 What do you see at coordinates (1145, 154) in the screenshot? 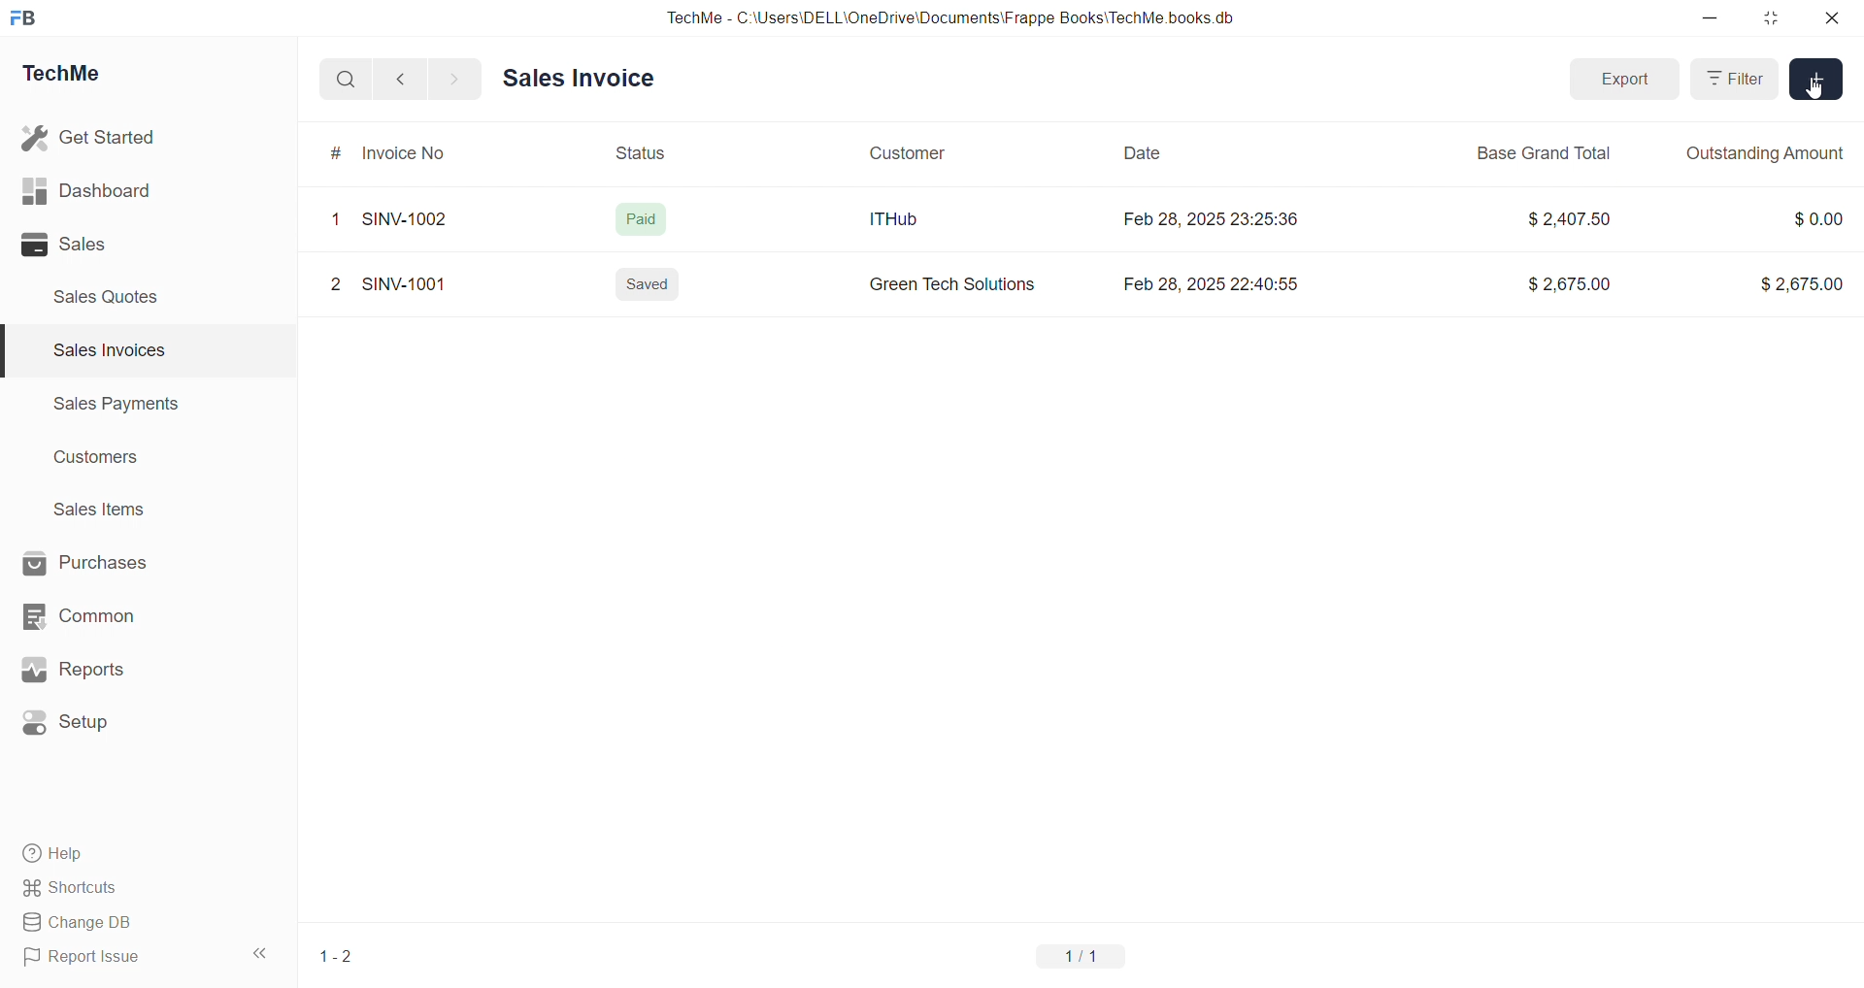
I see `Date` at bounding box center [1145, 154].